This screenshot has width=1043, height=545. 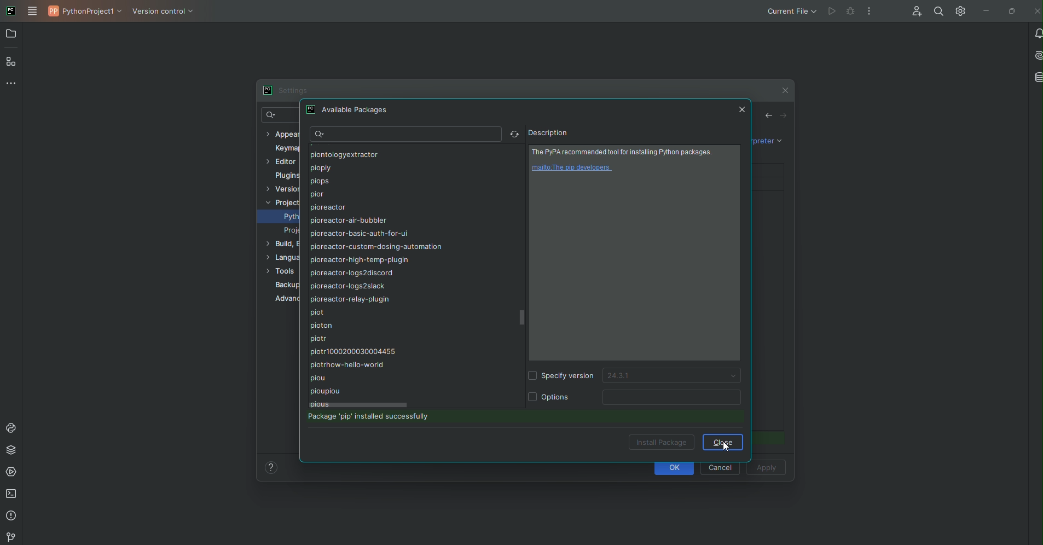 What do you see at coordinates (723, 442) in the screenshot?
I see `Close` at bounding box center [723, 442].